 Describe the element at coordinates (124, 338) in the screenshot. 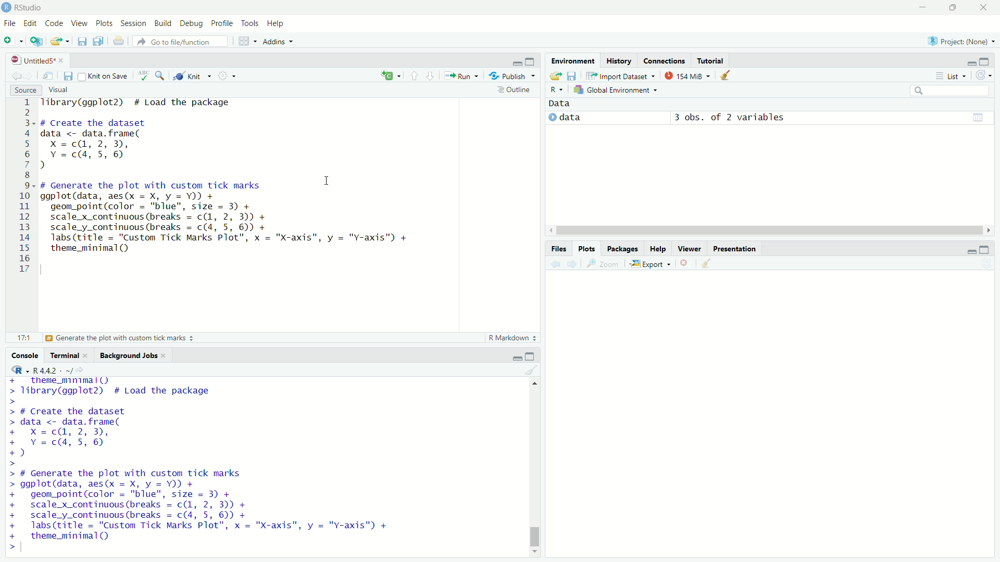

I see `generate the plot with custom tick marks` at that location.